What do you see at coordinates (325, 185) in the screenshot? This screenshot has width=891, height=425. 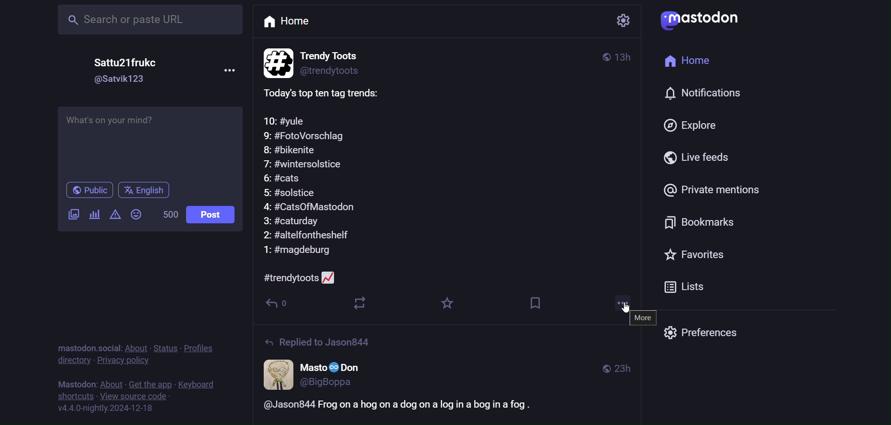 I see `post content` at bounding box center [325, 185].